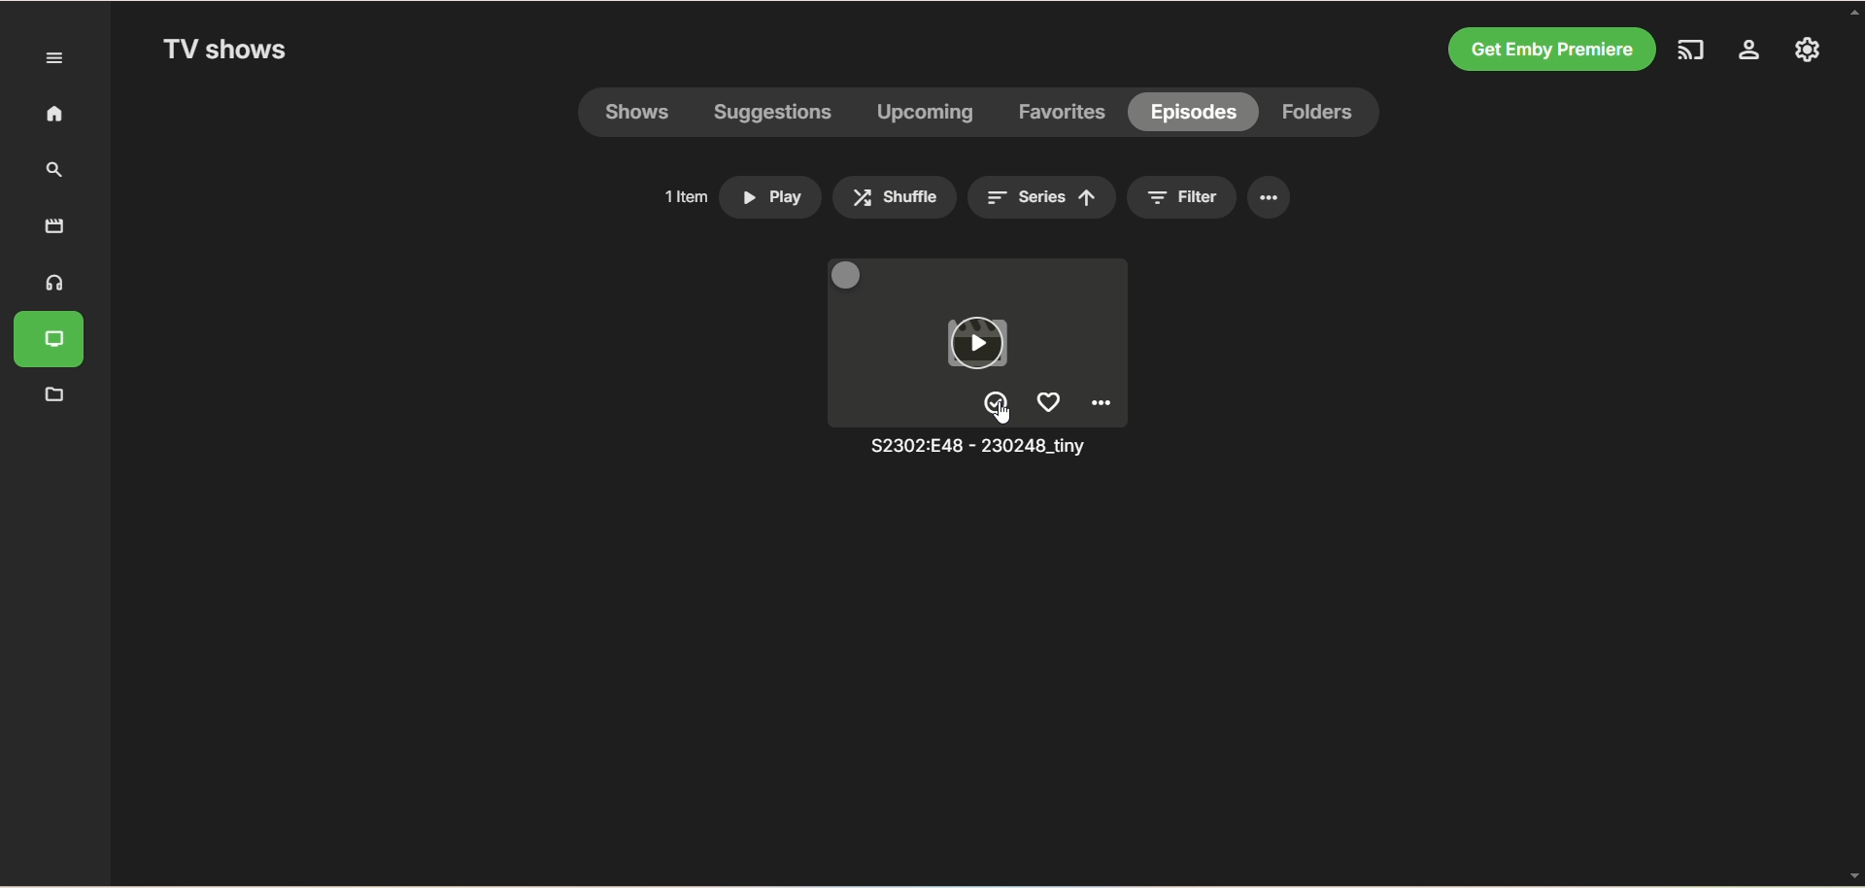  What do you see at coordinates (894, 196) in the screenshot?
I see `Shuffle` at bounding box center [894, 196].